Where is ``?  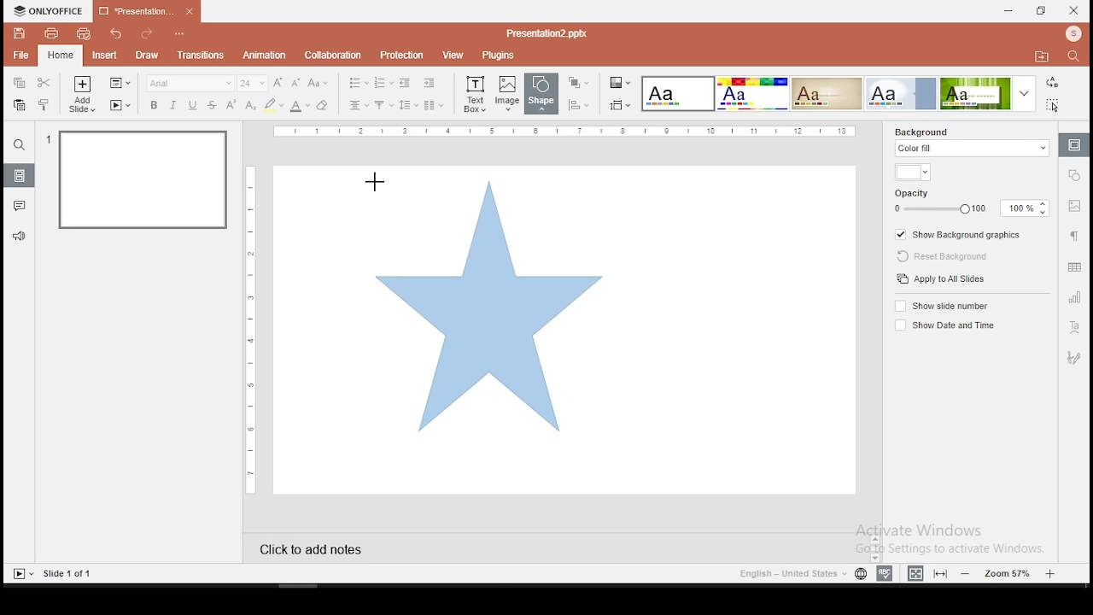
 is located at coordinates (20, 144).